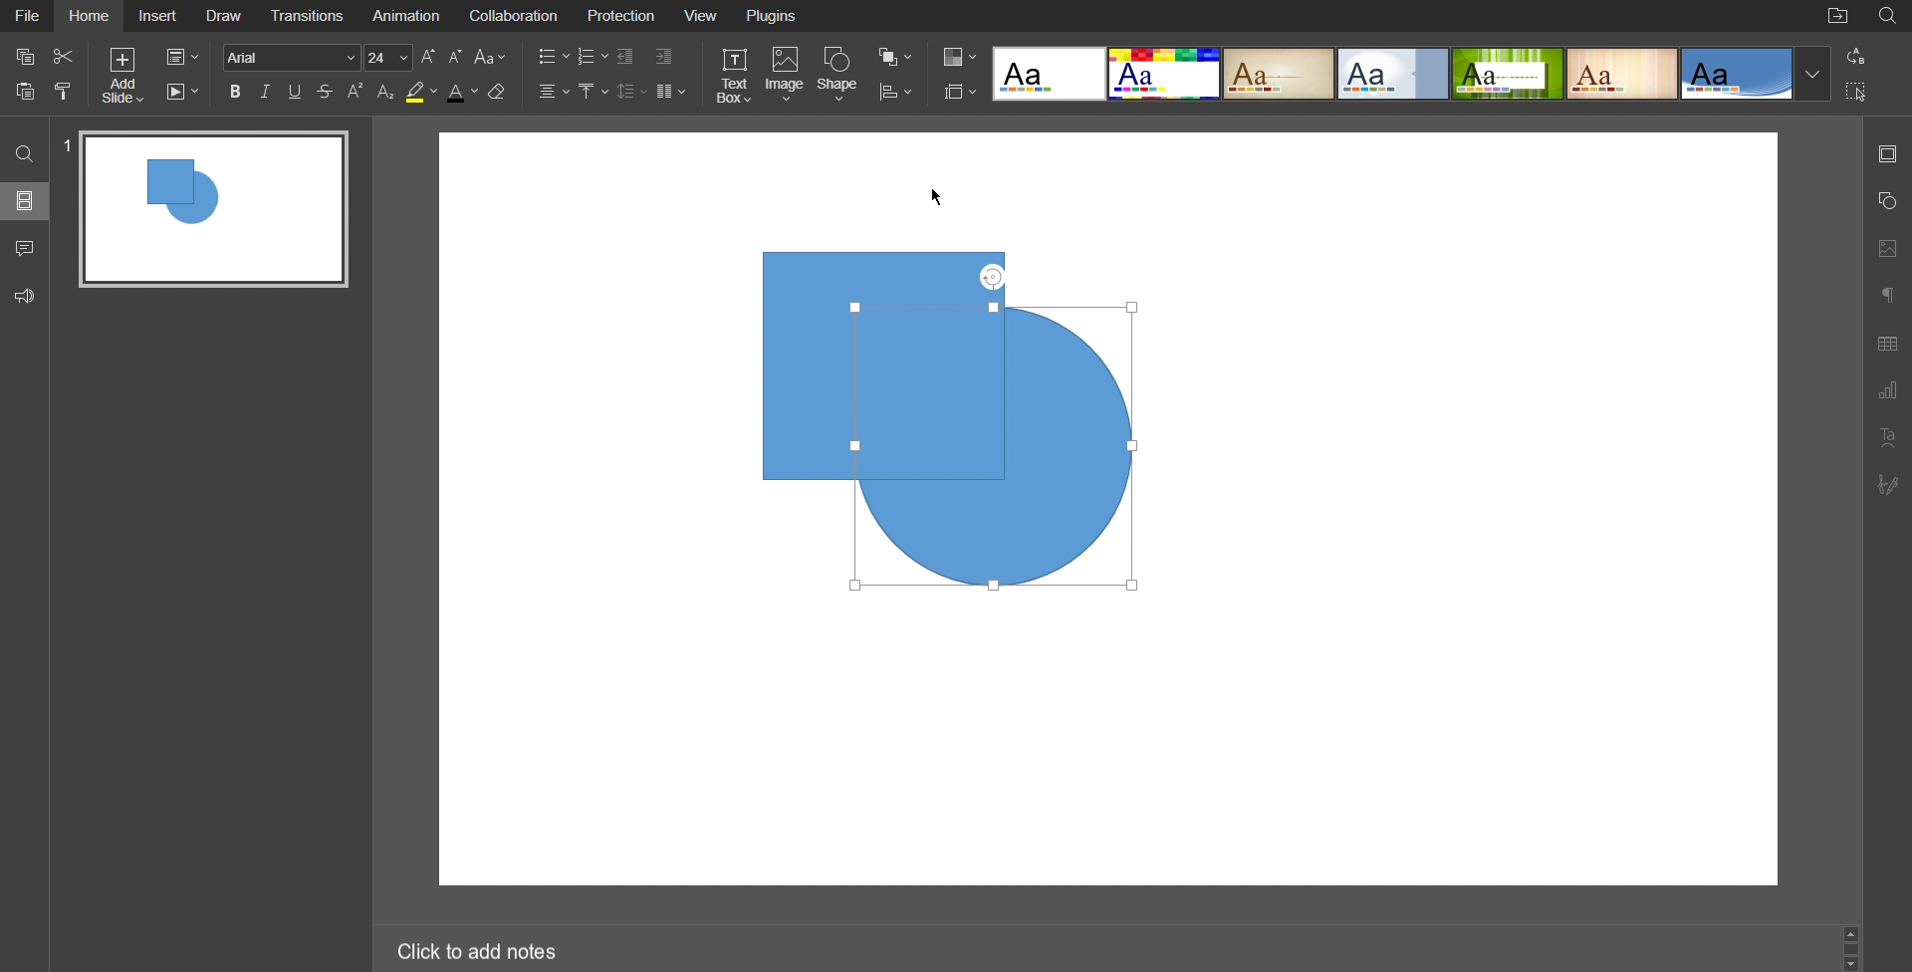  I want to click on Numbered List, so click(593, 56).